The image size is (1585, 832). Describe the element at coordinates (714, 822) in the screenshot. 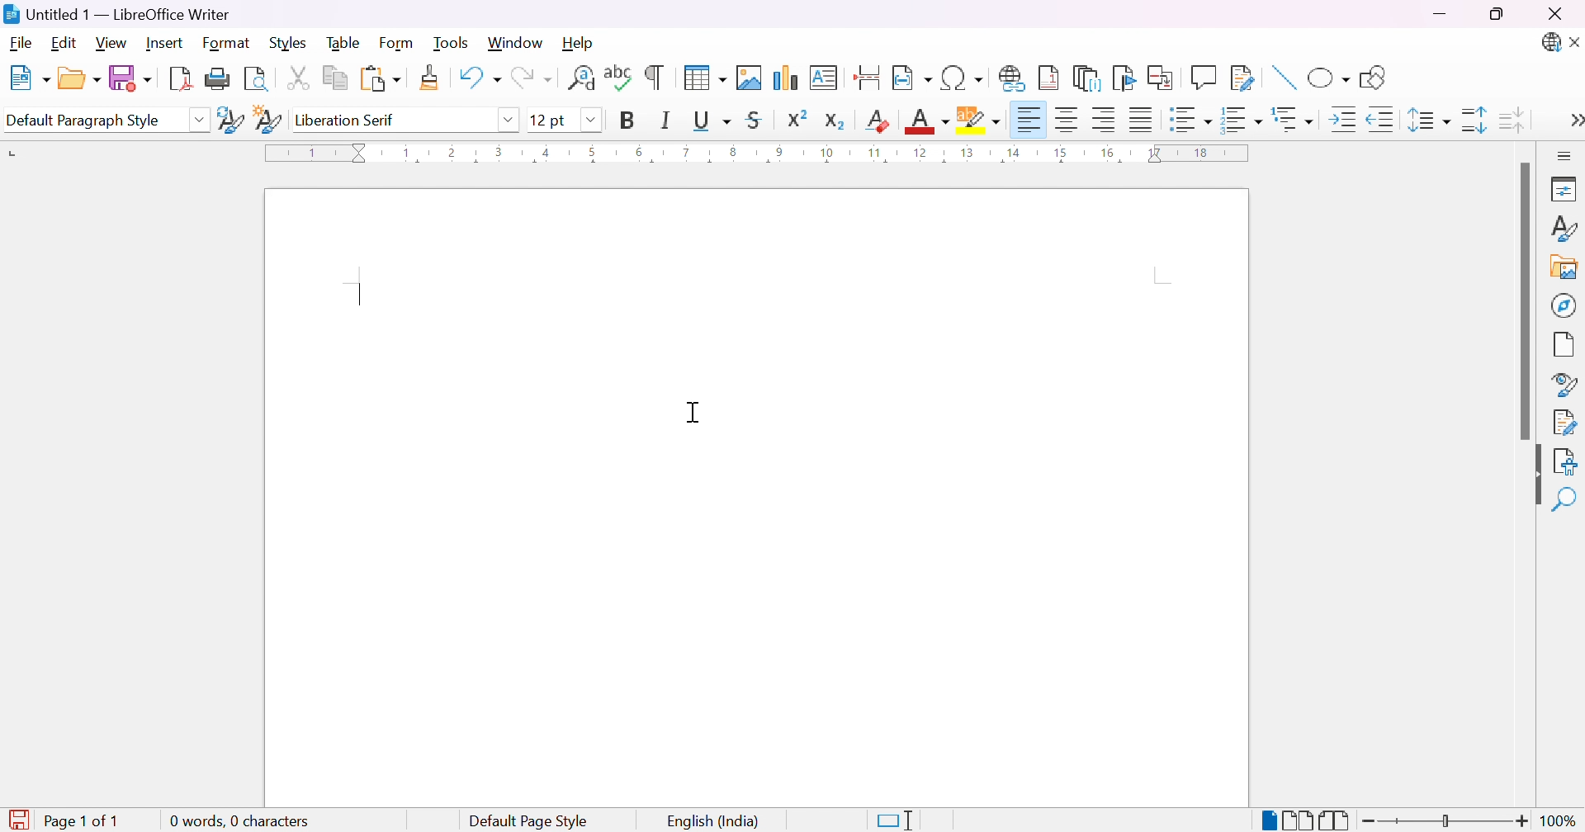

I see `English (India)` at that location.